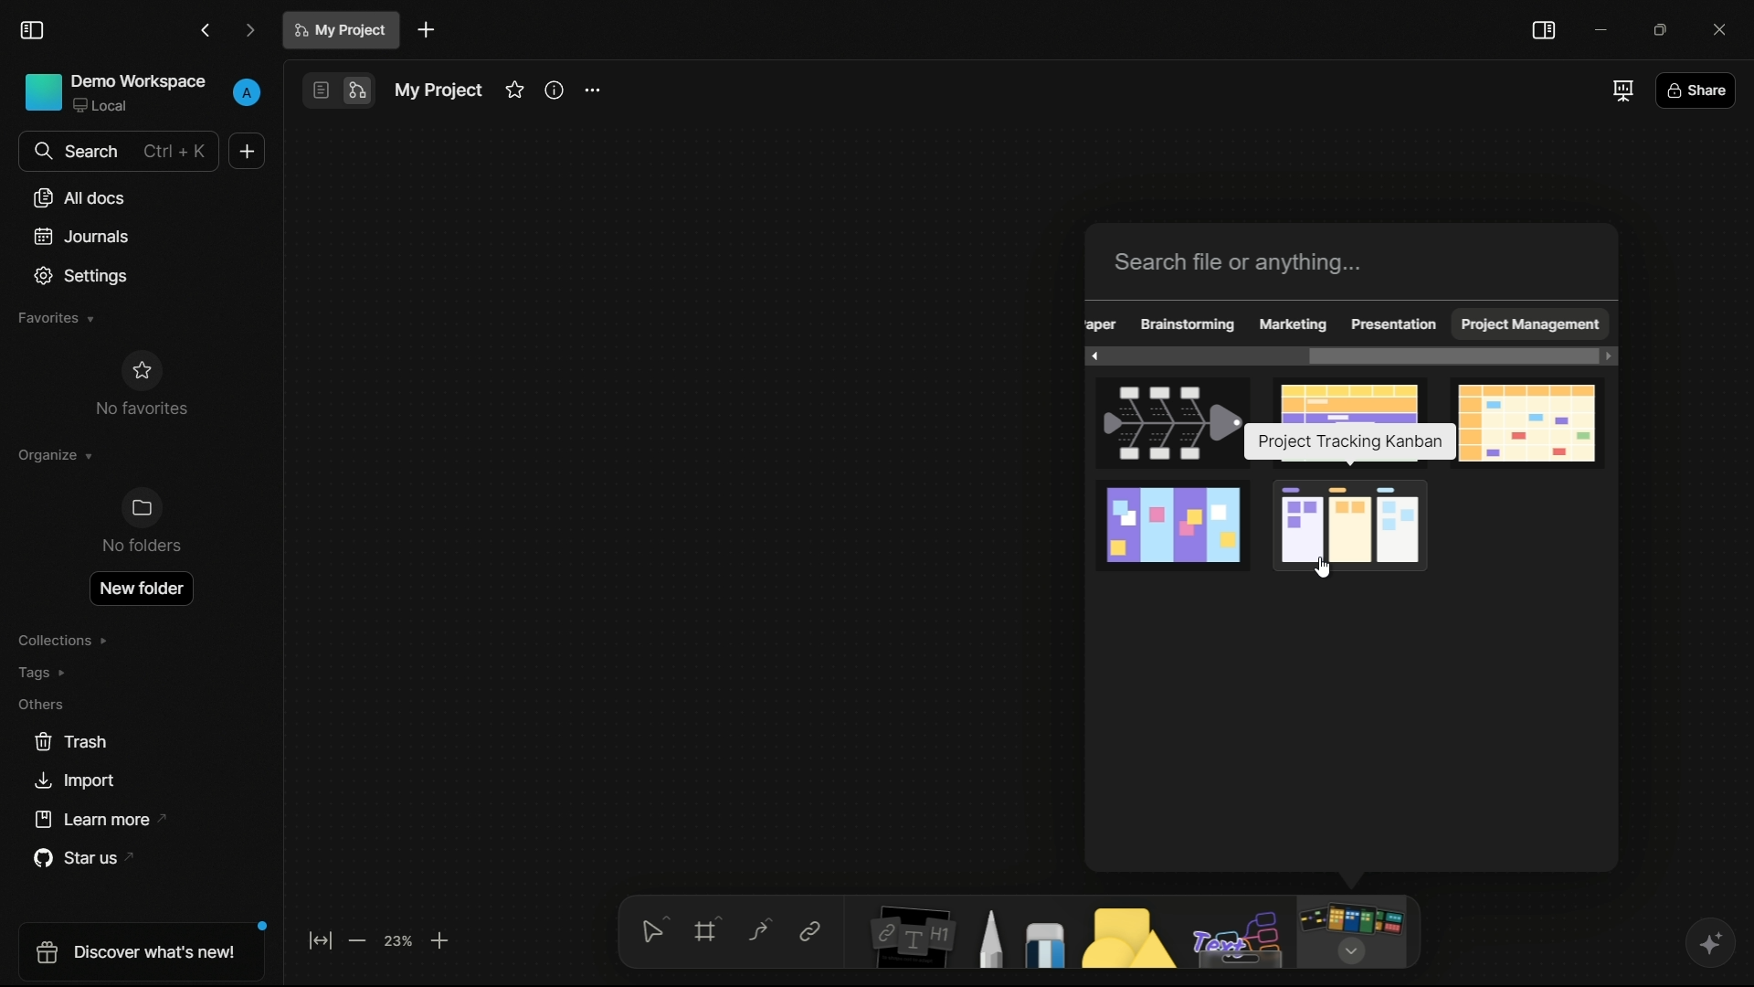 The width and height of the screenshot is (1754, 987). I want to click on star us, so click(90, 859).